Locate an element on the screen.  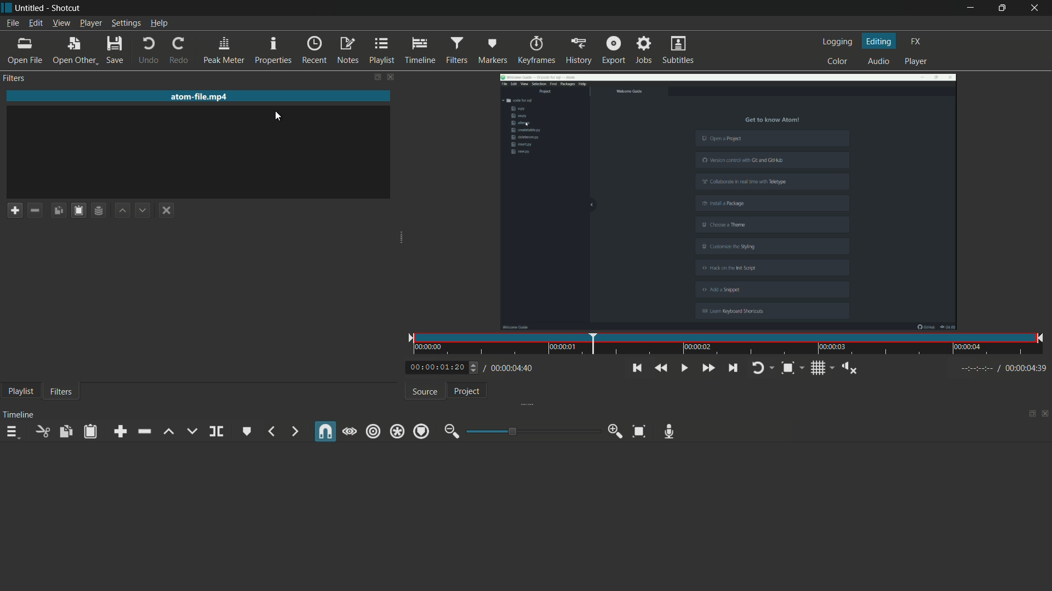
peak meter is located at coordinates (224, 50).